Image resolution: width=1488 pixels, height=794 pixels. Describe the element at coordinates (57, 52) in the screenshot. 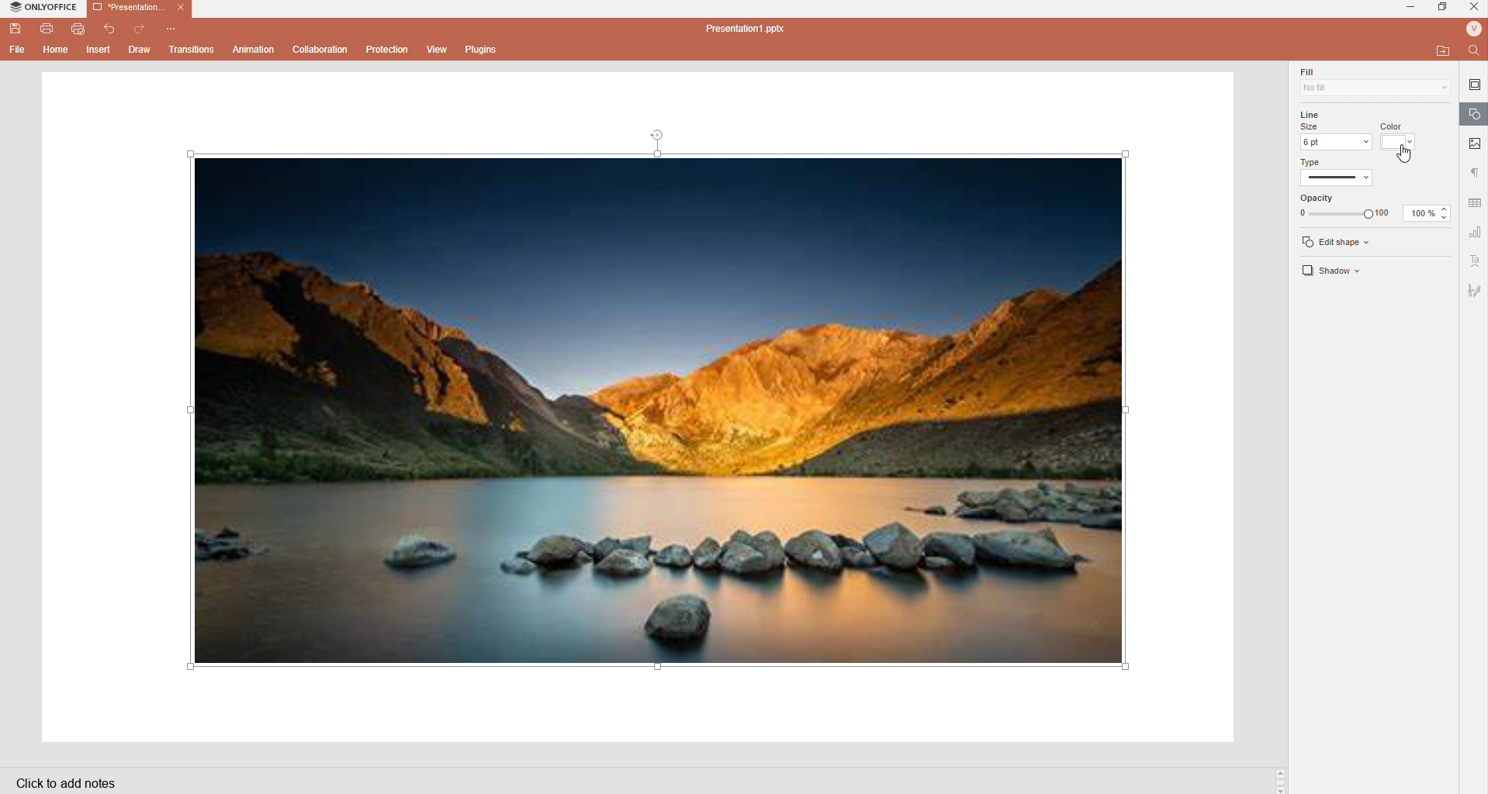

I see `Home` at that location.